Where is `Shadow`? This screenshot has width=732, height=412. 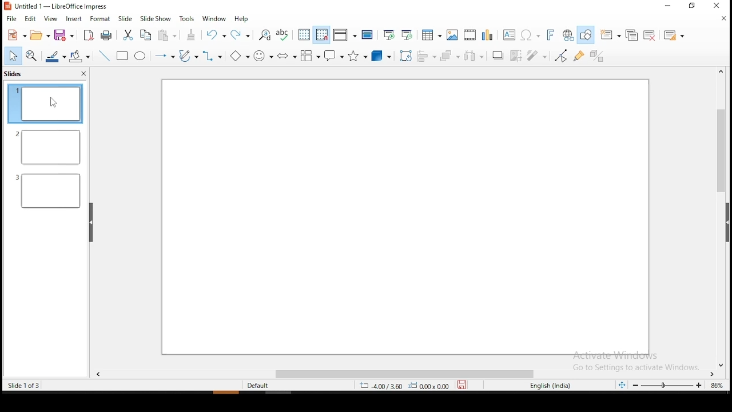 Shadow is located at coordinates (496, 56).